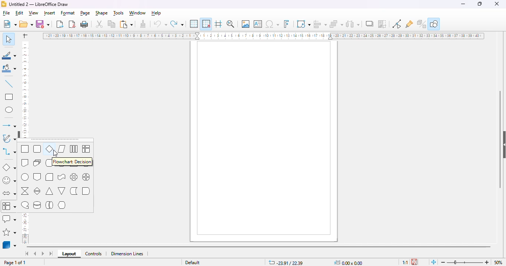 This screenshot has width=506, height=266. I want to click on insert, so click(50, 13).